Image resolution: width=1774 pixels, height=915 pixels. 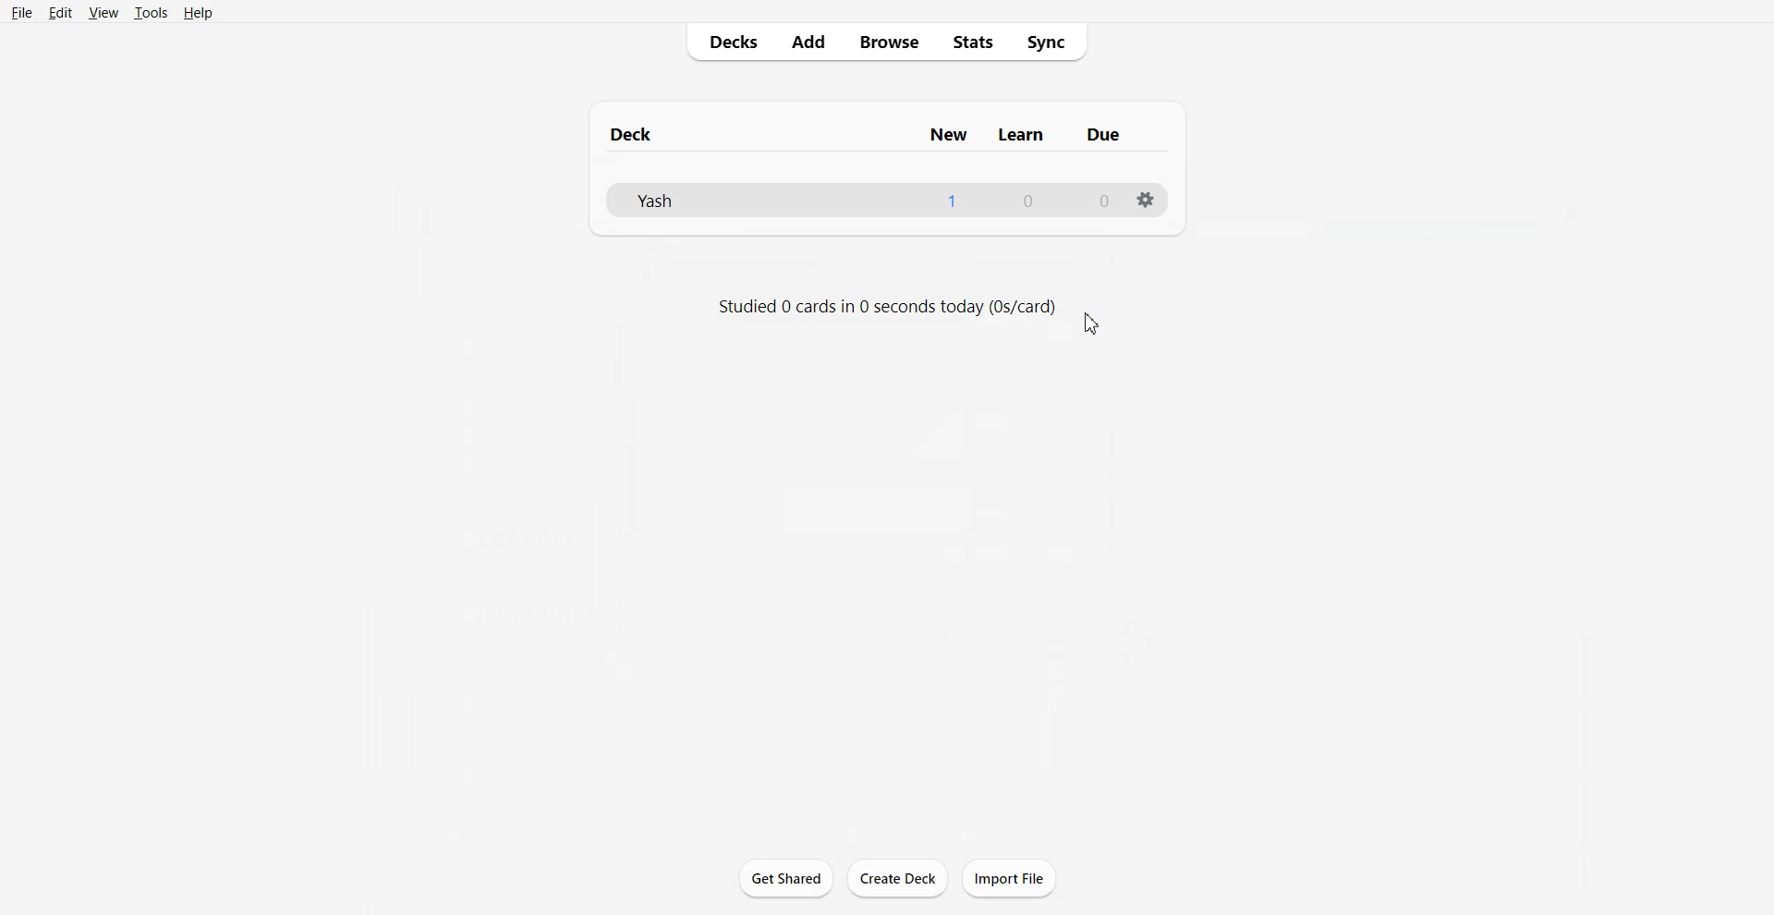 What do you see at coordinates (784, 876) in the screenshot?
I see `Get Shared` at bounding box center [784, 876].